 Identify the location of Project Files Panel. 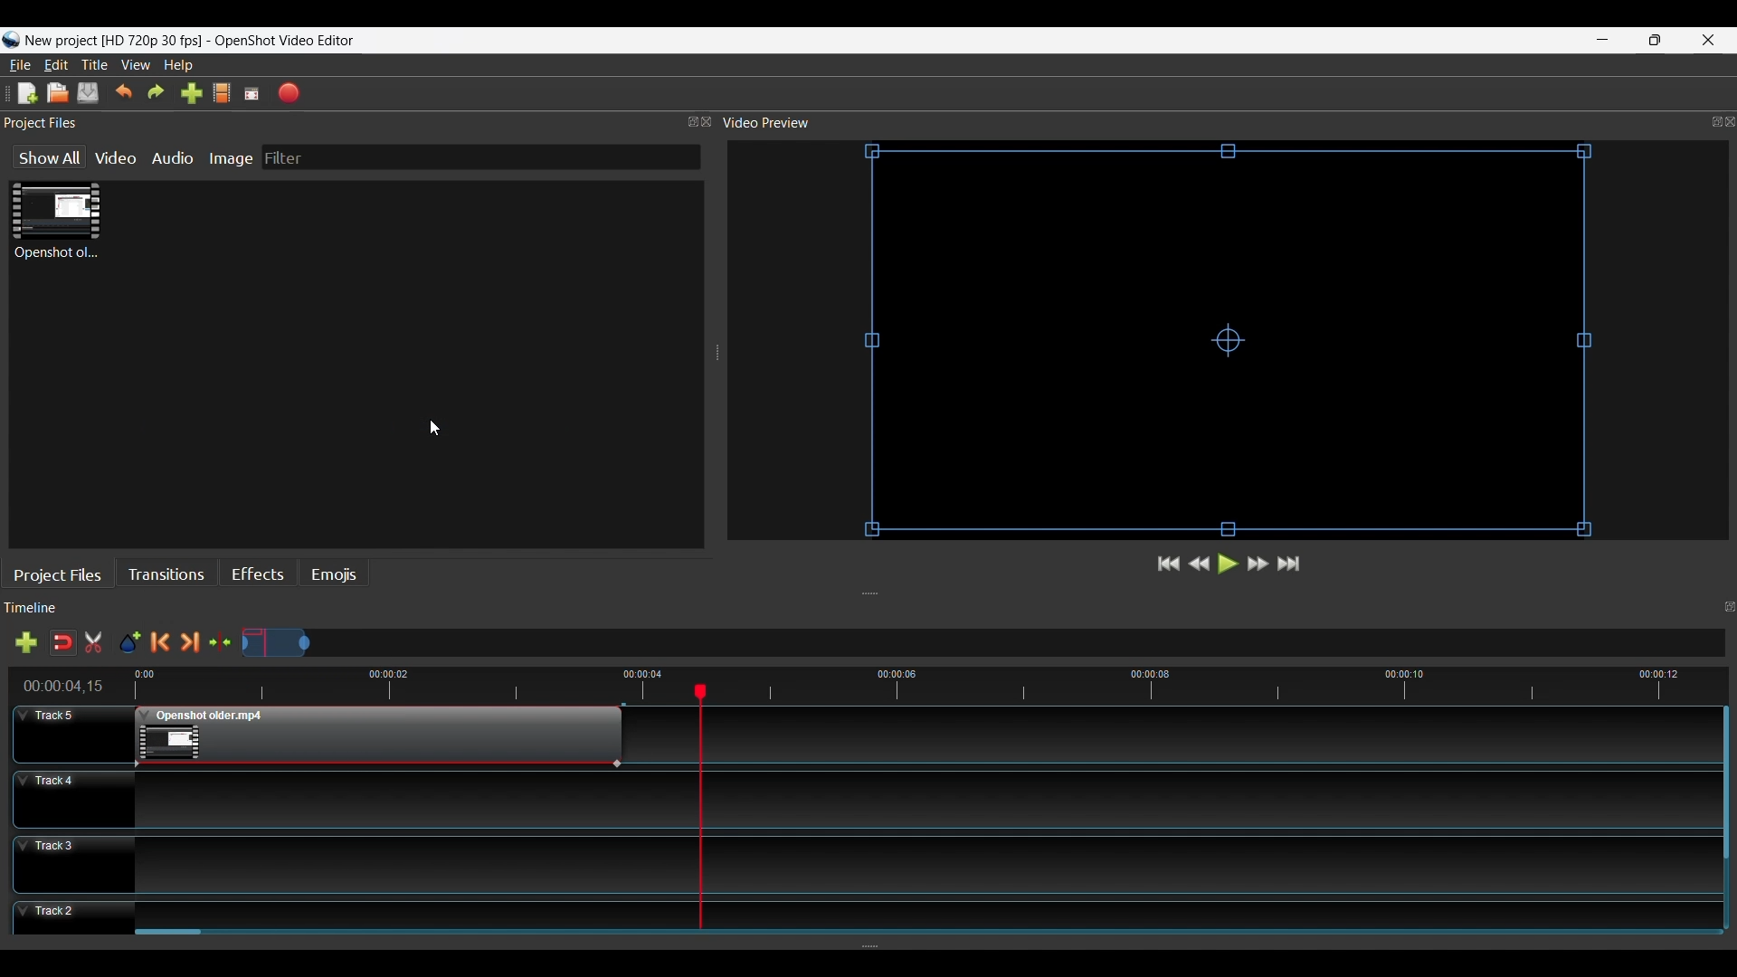
(358, 123).